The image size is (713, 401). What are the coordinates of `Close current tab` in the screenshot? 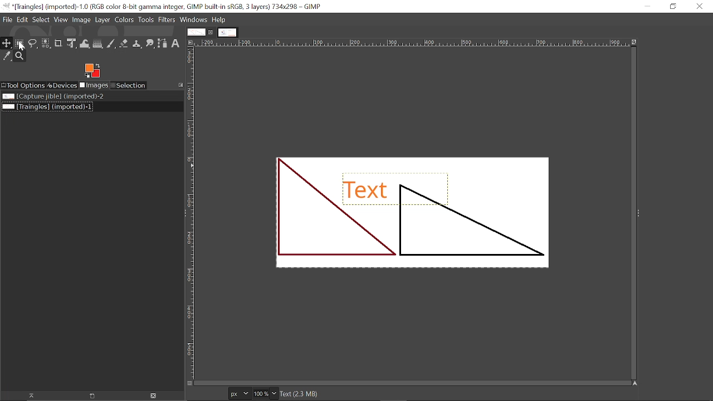 It's located at (211, 32).